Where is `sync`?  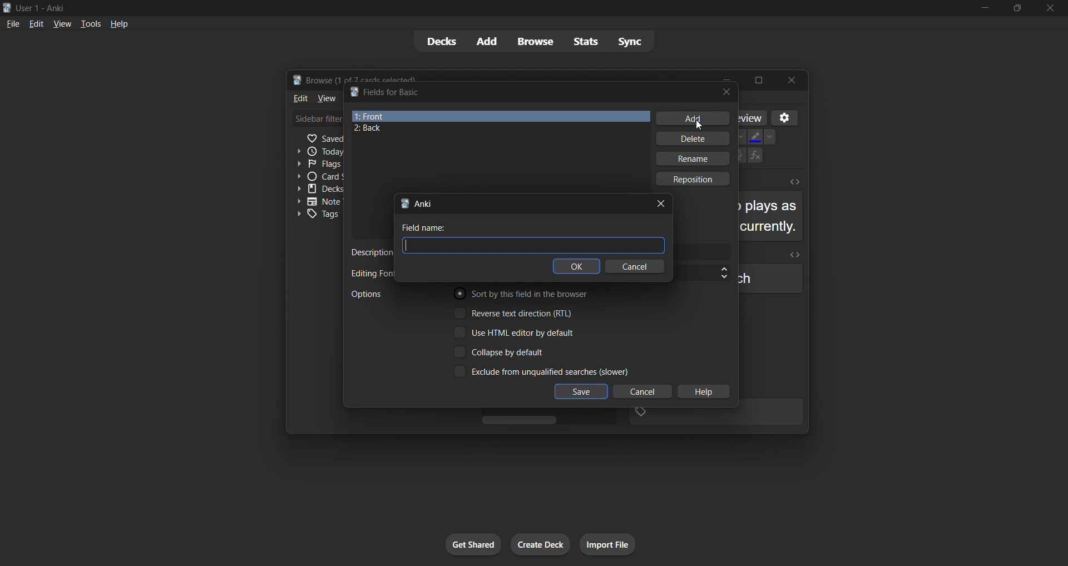
sync is located at coordinates (633, 41).